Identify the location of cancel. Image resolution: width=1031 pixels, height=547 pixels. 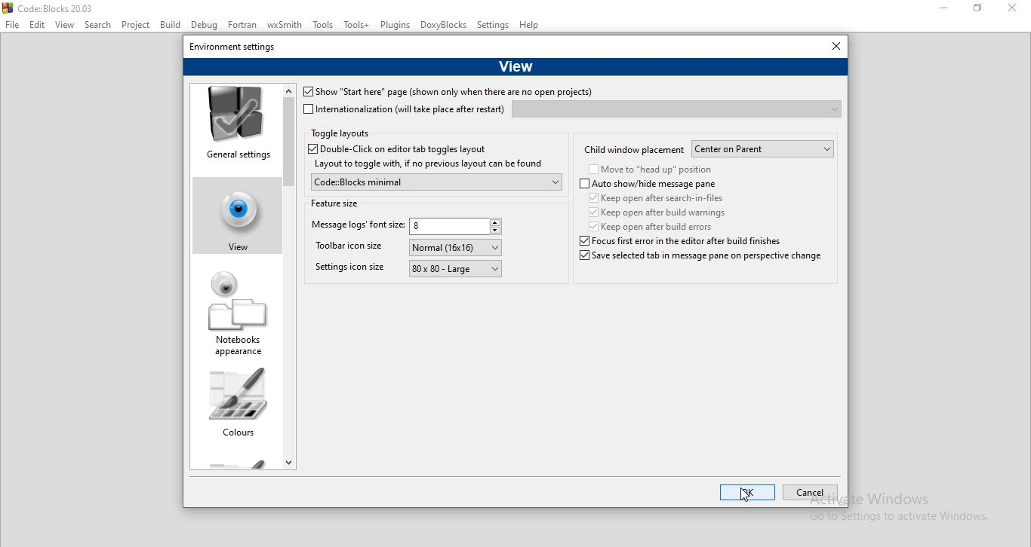
(809, 494).